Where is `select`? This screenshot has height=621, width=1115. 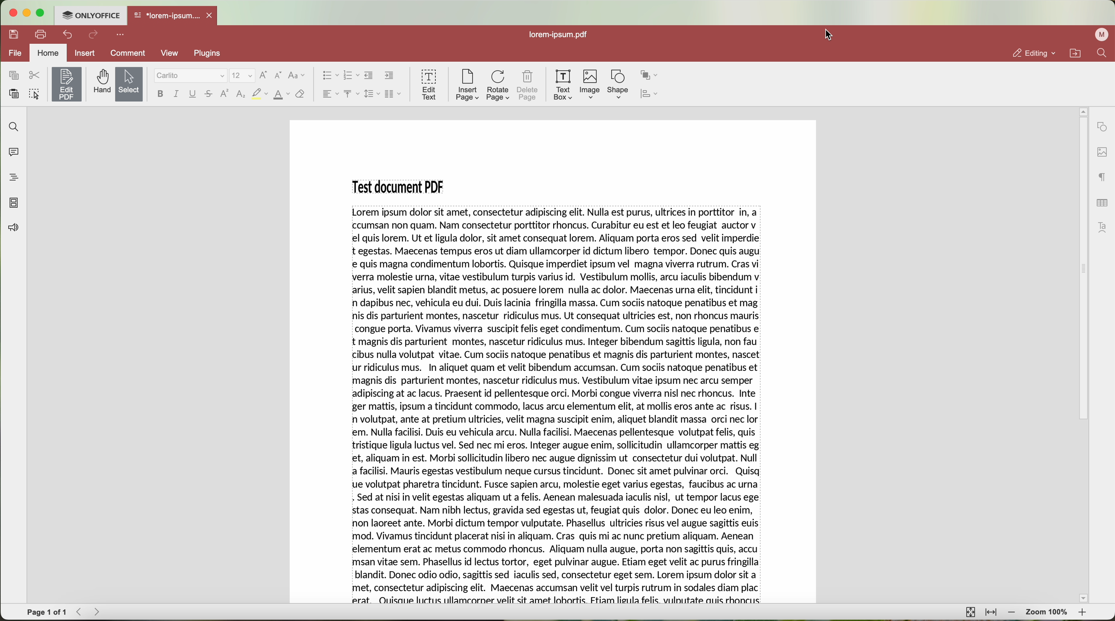 select is located at coordinates (128, 84).